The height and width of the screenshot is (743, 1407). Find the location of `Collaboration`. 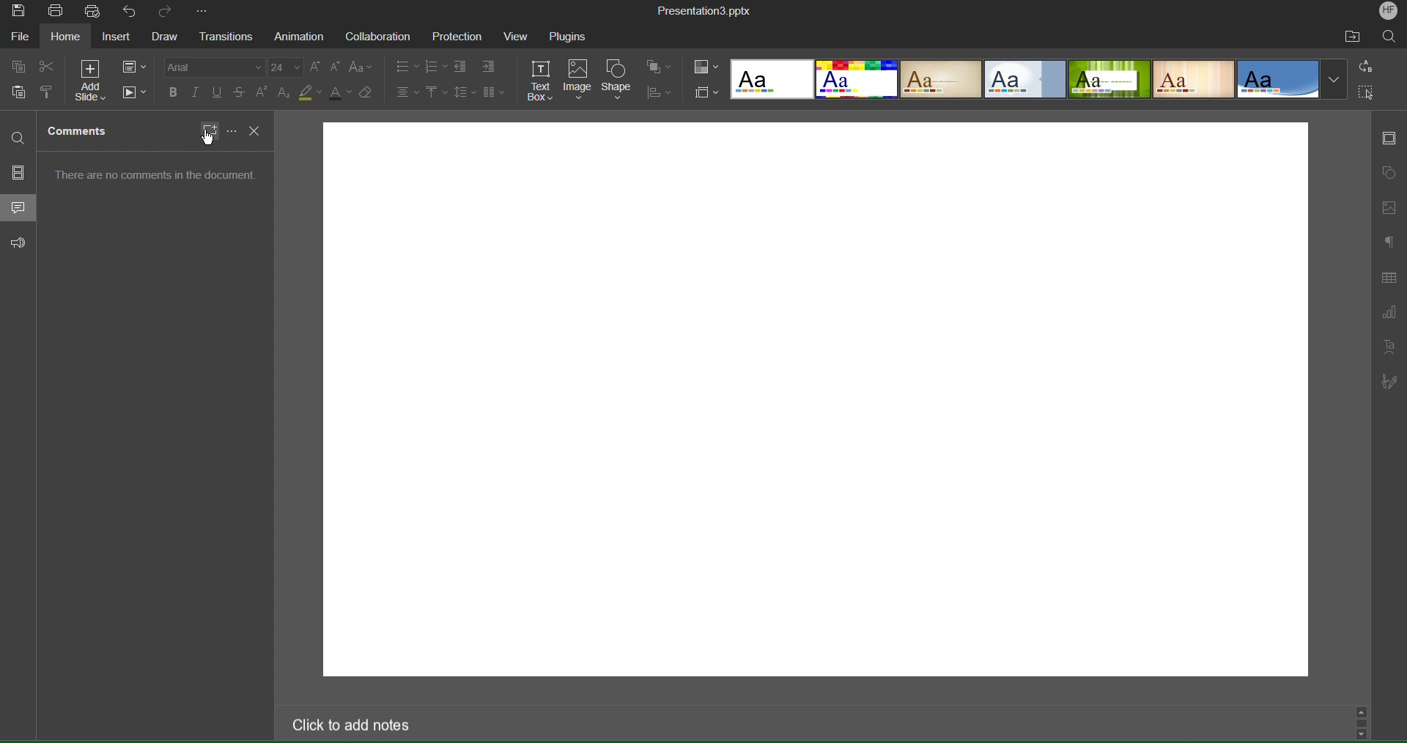

Collaboration is located at coordinates (377, 37).